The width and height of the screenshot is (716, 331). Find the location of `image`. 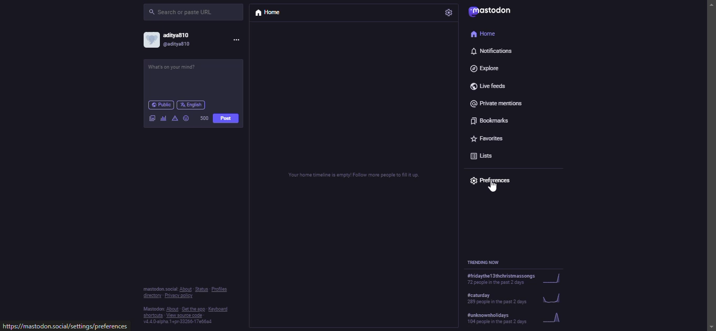

image is located at coordinates (150, 118).